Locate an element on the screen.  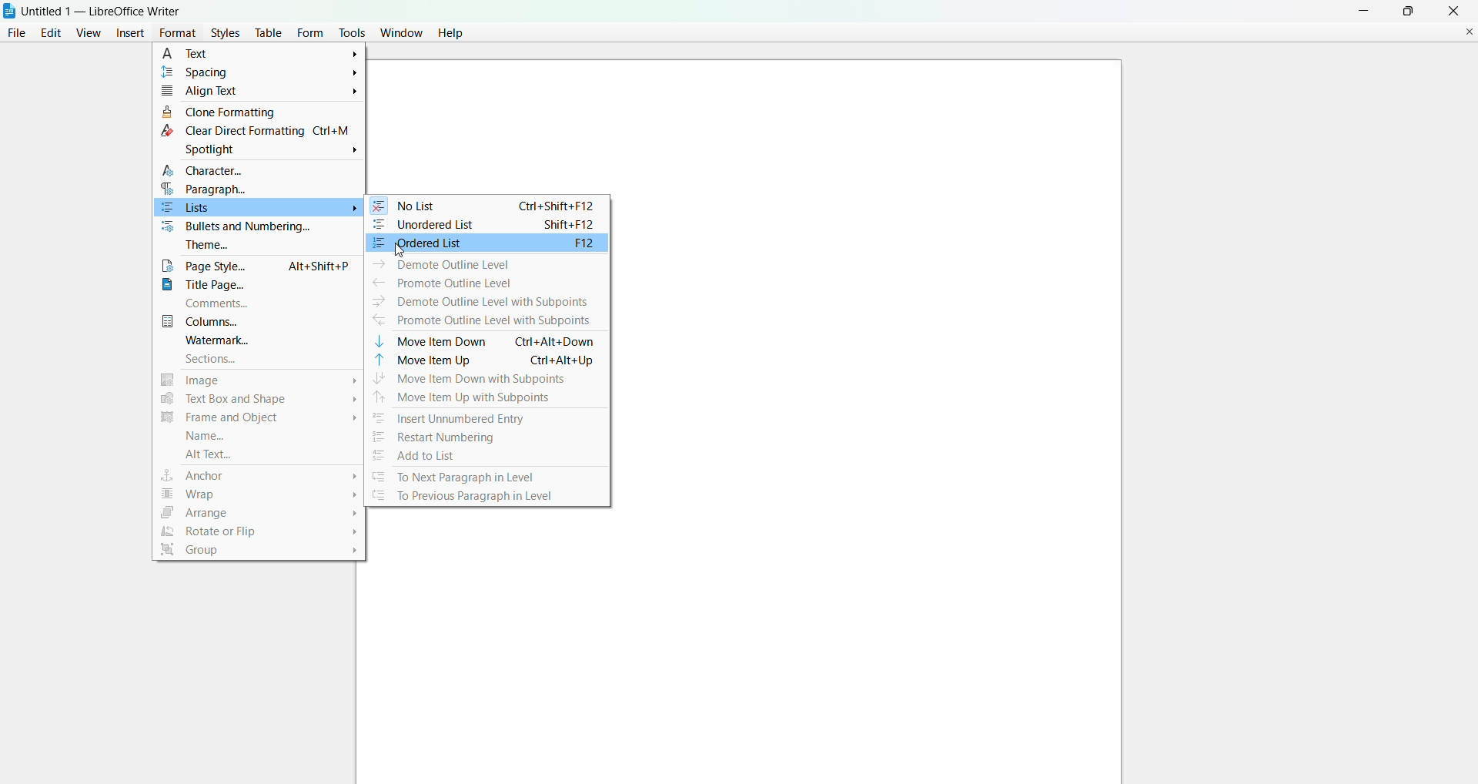
tools is located at coordinates (352, 32).